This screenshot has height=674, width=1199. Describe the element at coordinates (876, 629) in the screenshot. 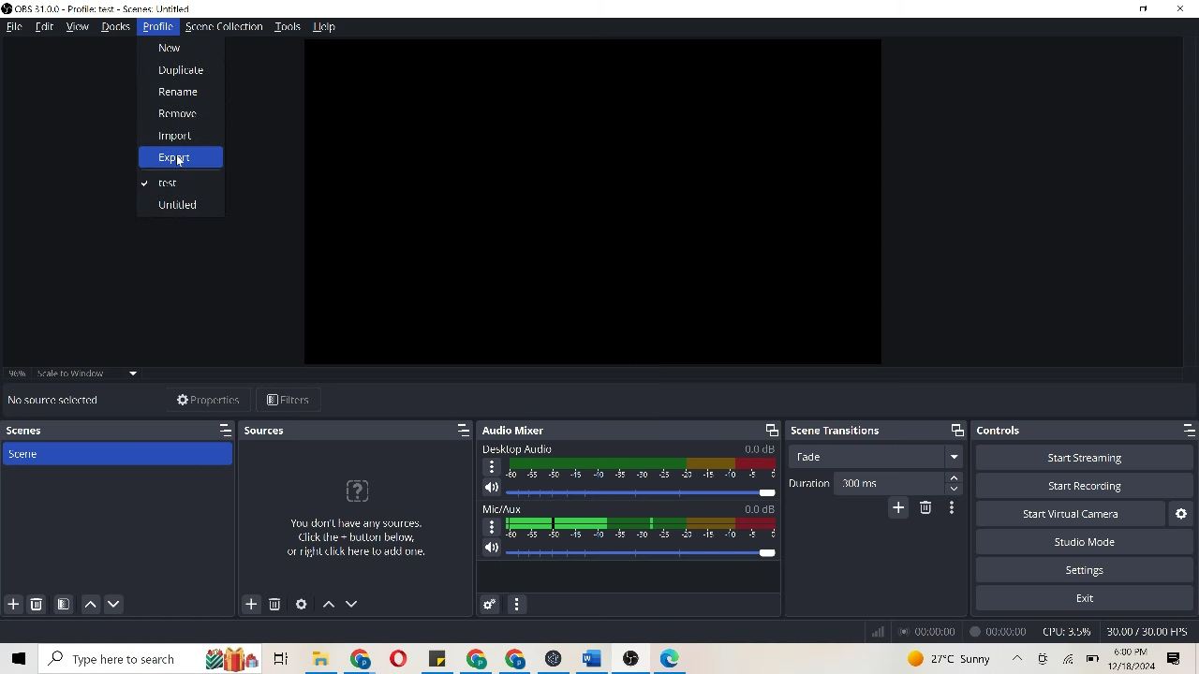

I see `signal` at that location.